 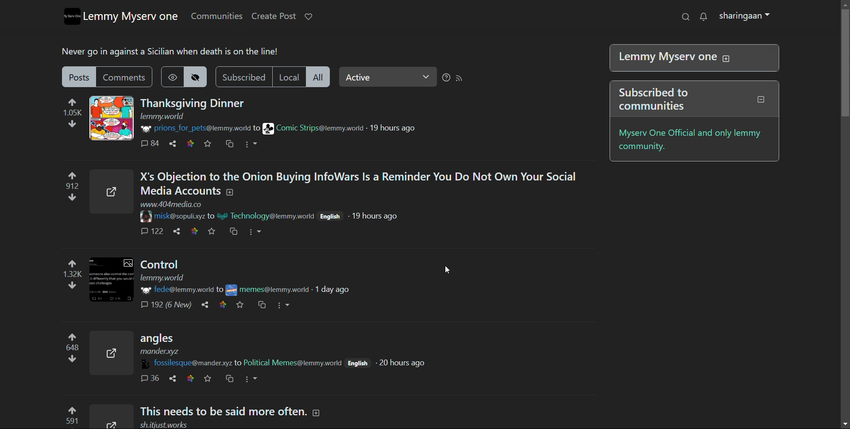 I want to click on 19 hours ago (Post time), so click(x=377, y=216).